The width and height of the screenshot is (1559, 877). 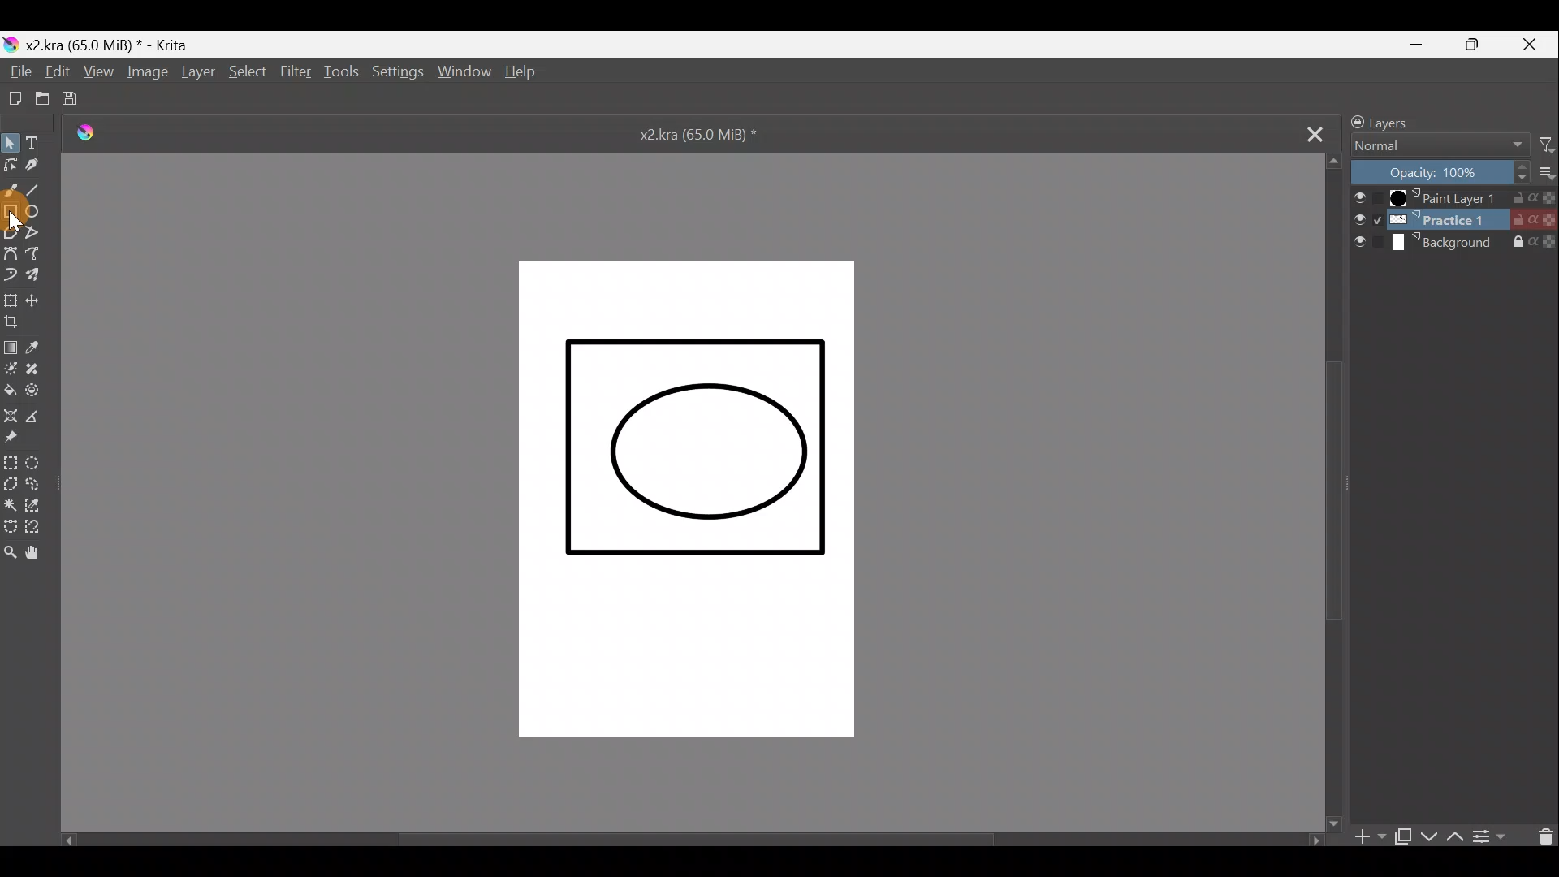 I want to click on View, so click(x=98, y=72).